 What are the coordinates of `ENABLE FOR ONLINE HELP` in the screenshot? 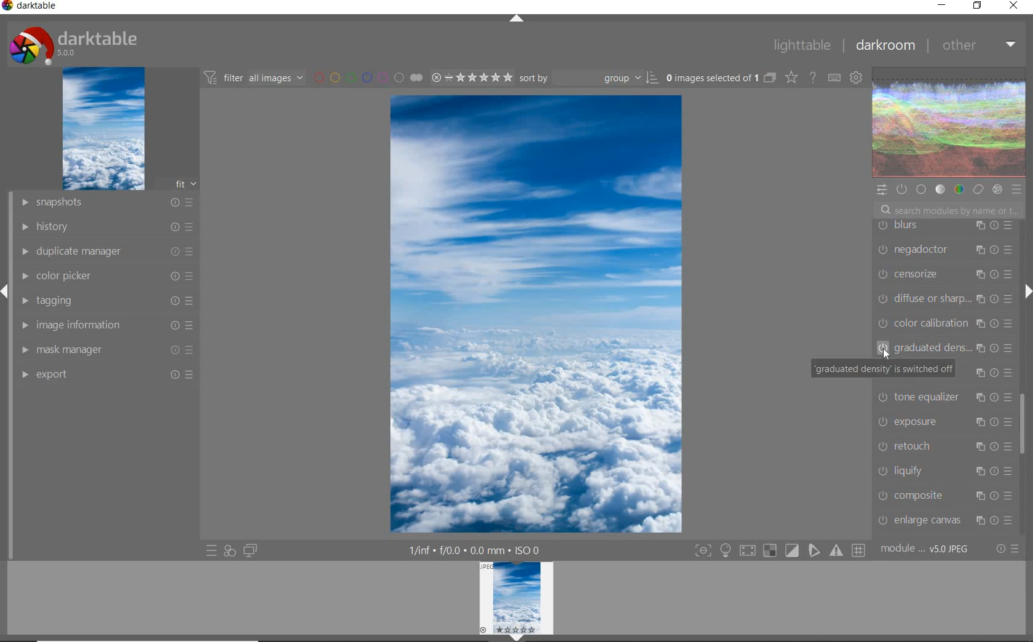 It's located at (812, 77).